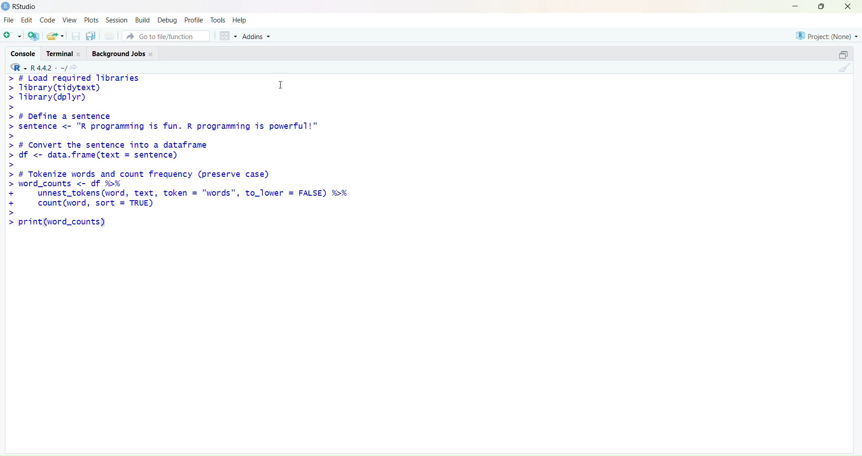 This screenshot has height=456, width=862. Describe the element at coordinates (110, 36) in the screenshot. I see `print current file` at that location.